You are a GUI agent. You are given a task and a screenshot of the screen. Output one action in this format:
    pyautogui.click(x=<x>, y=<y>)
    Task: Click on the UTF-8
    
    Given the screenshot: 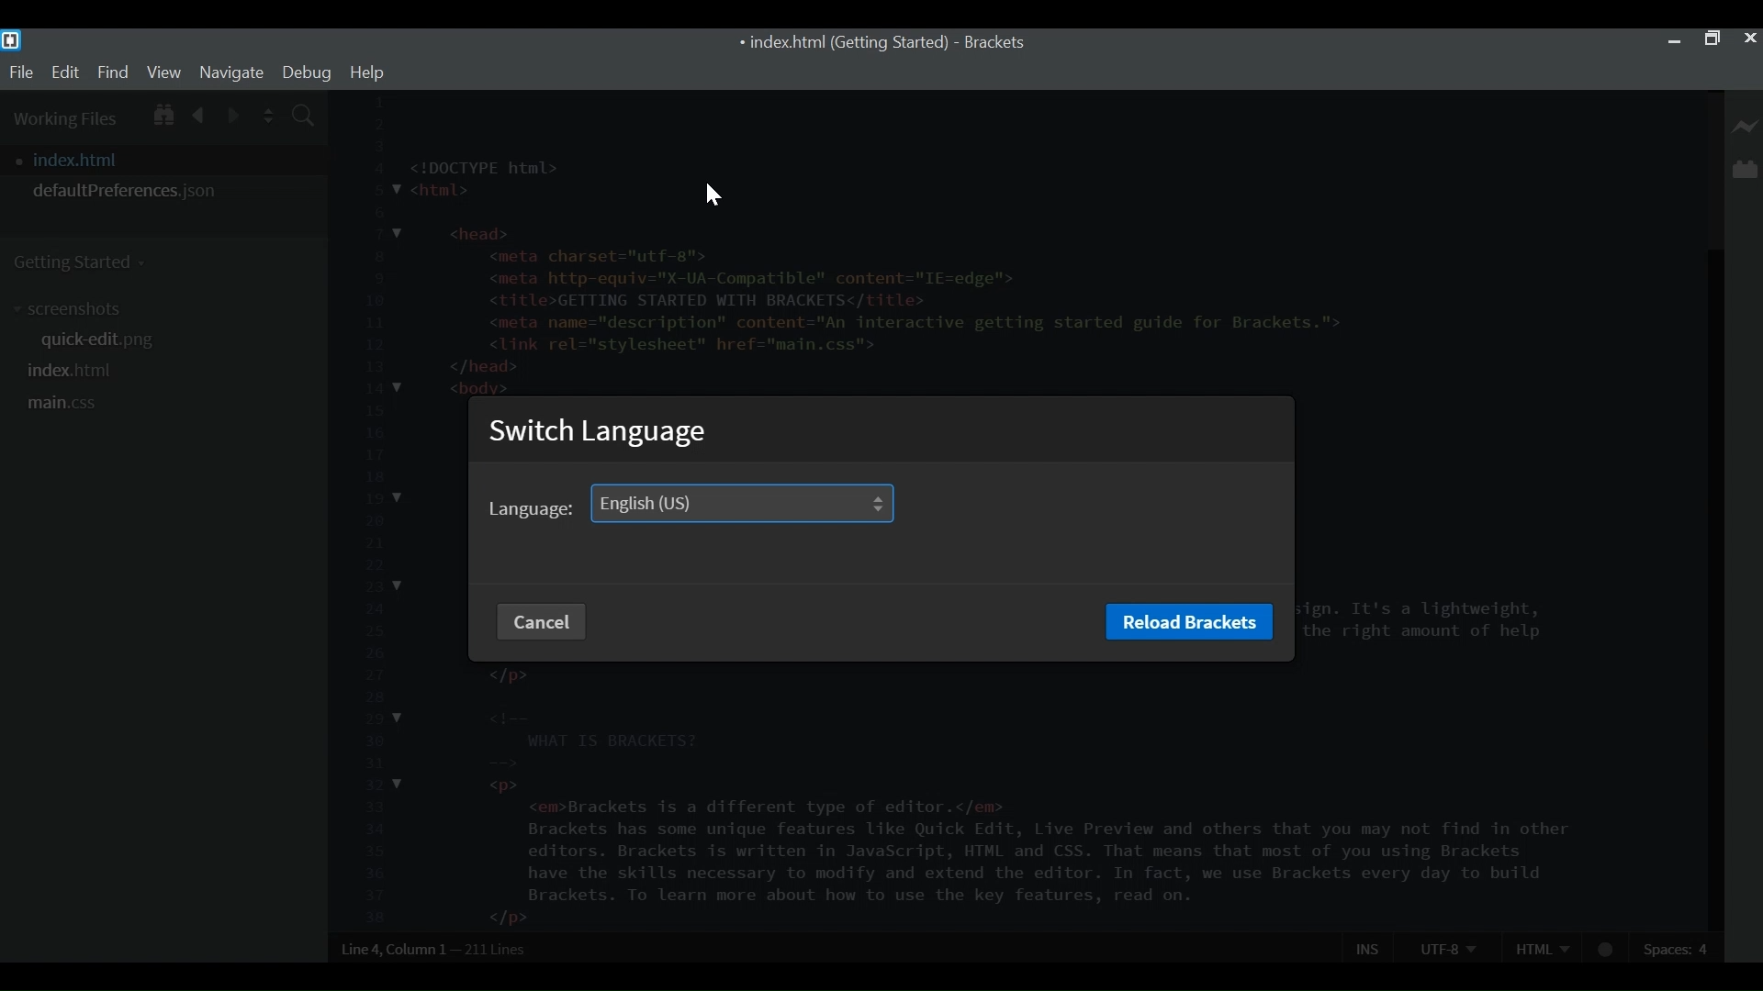 What is the action you would take?
    pyautogui.click(x=1447, y=947)
    